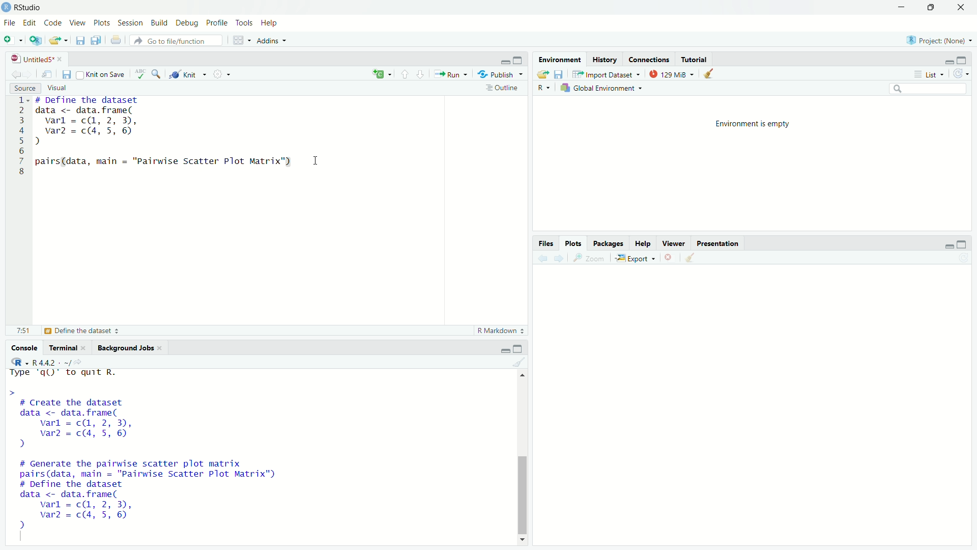 The image size is (977, 550). What do you see at coordinates (963, 258) in the screenshot?
I see `Refresh current plot` at bounding box center [963, 258].